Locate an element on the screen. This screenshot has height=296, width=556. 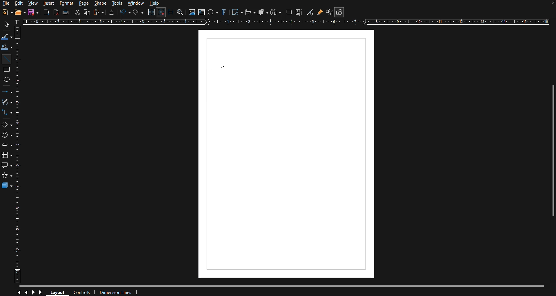
First is located at coordinates (19, 292).